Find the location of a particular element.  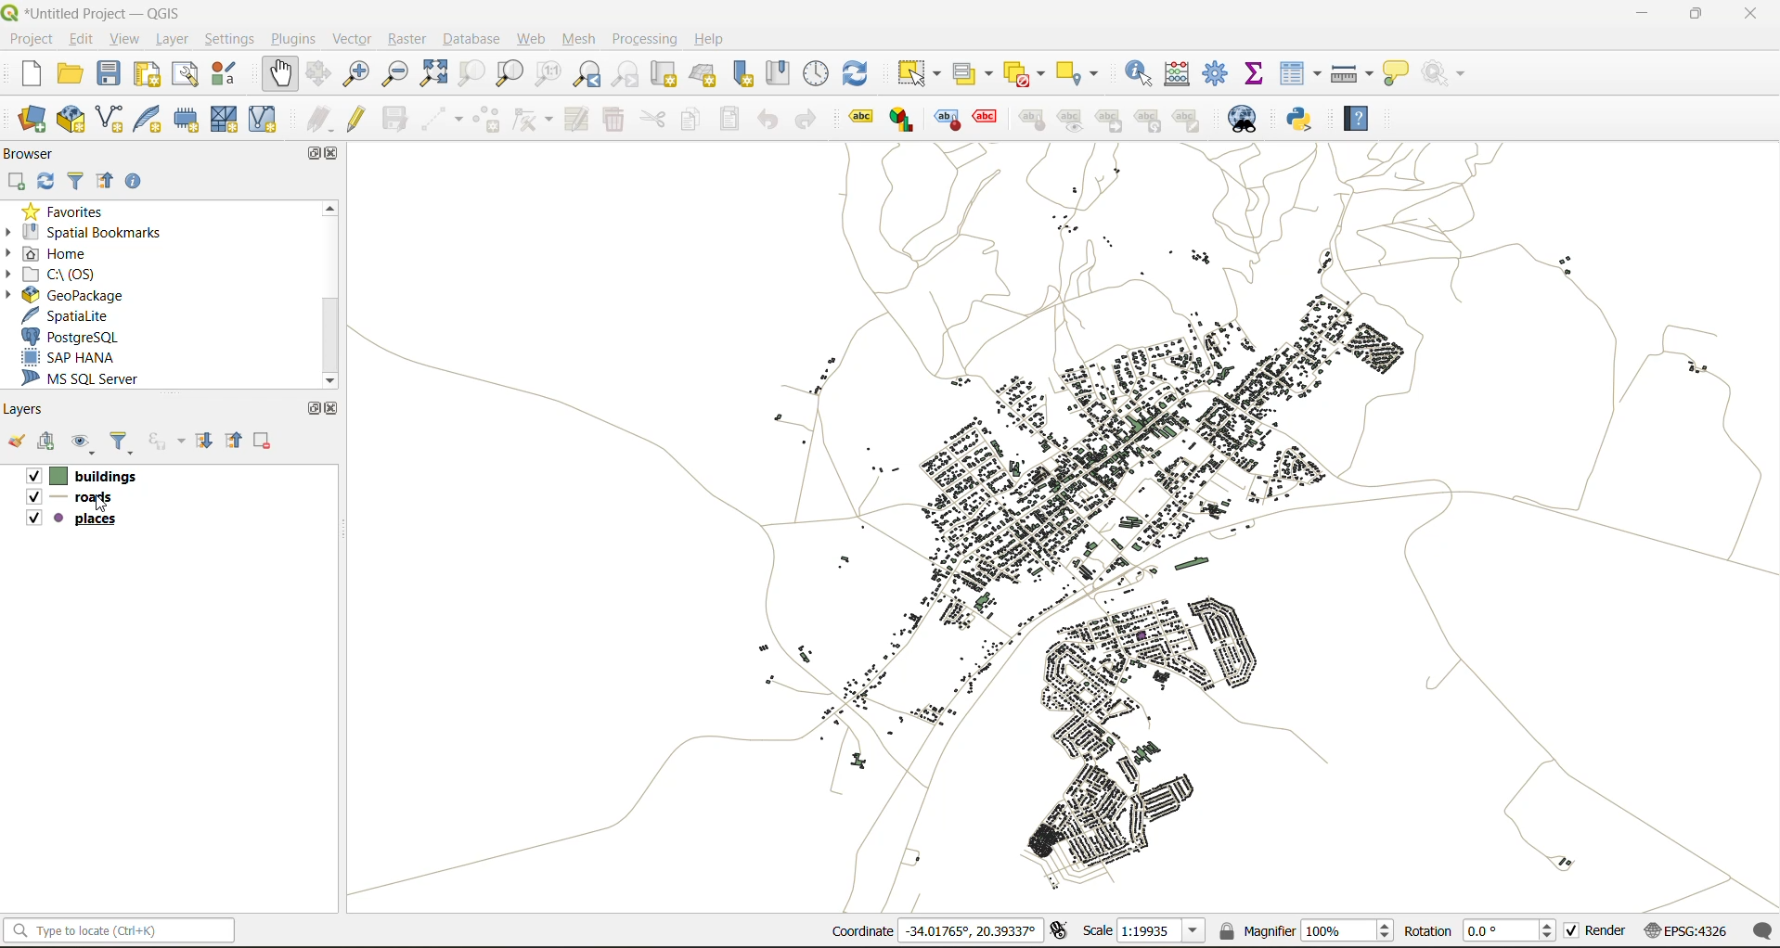

show layout is located at coordinates (184, 78).